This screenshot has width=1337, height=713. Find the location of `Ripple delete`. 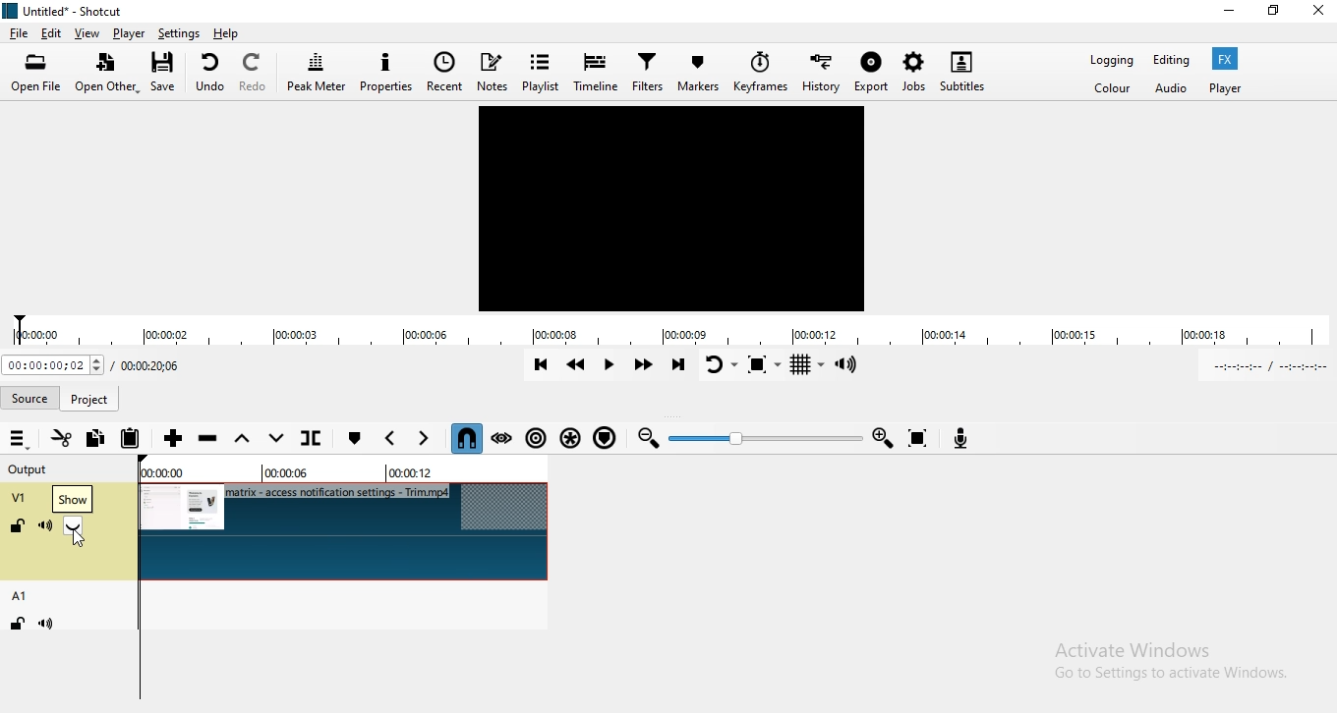

Ripple delete is located at coordinates (207, 440).